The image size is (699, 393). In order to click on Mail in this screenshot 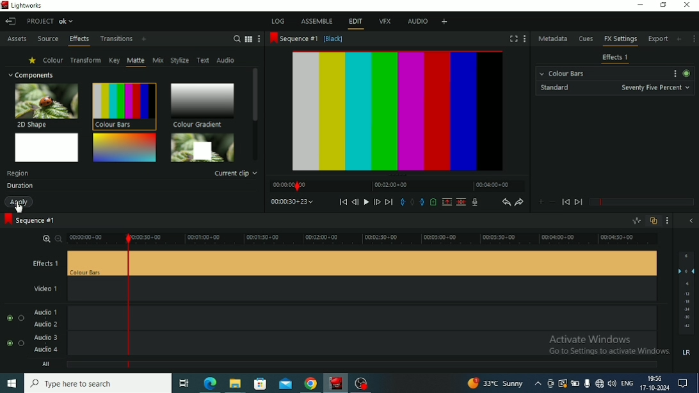, I will do `click(285, 383)`.